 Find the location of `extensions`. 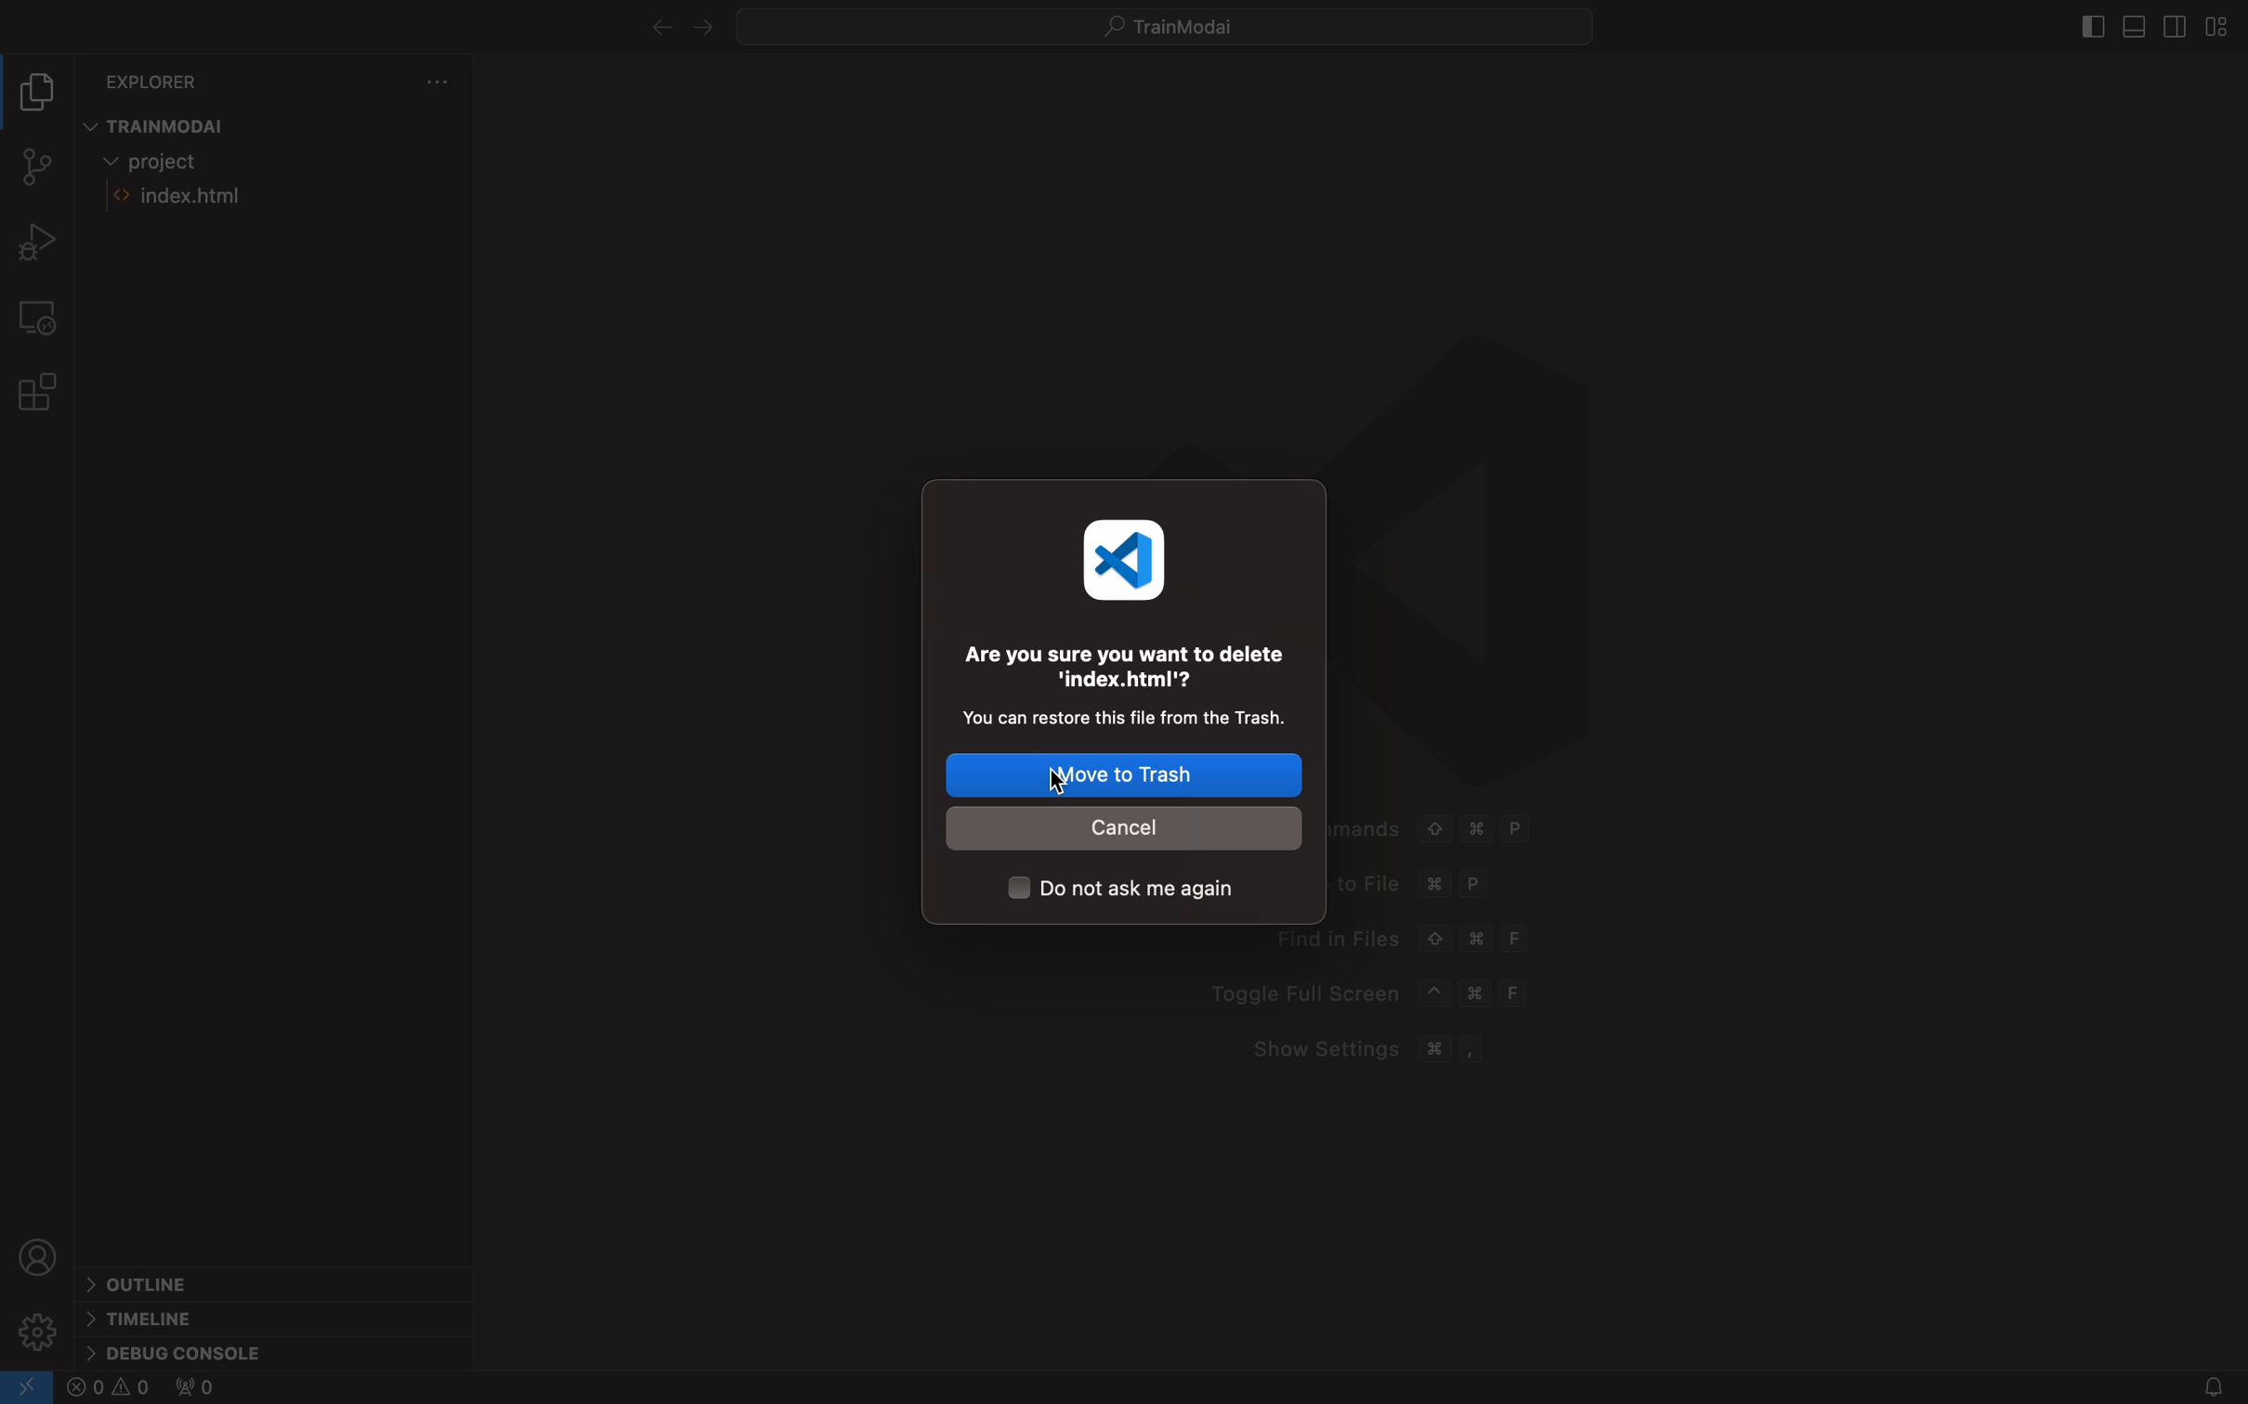

extensions is located at coordinates (41, 390).